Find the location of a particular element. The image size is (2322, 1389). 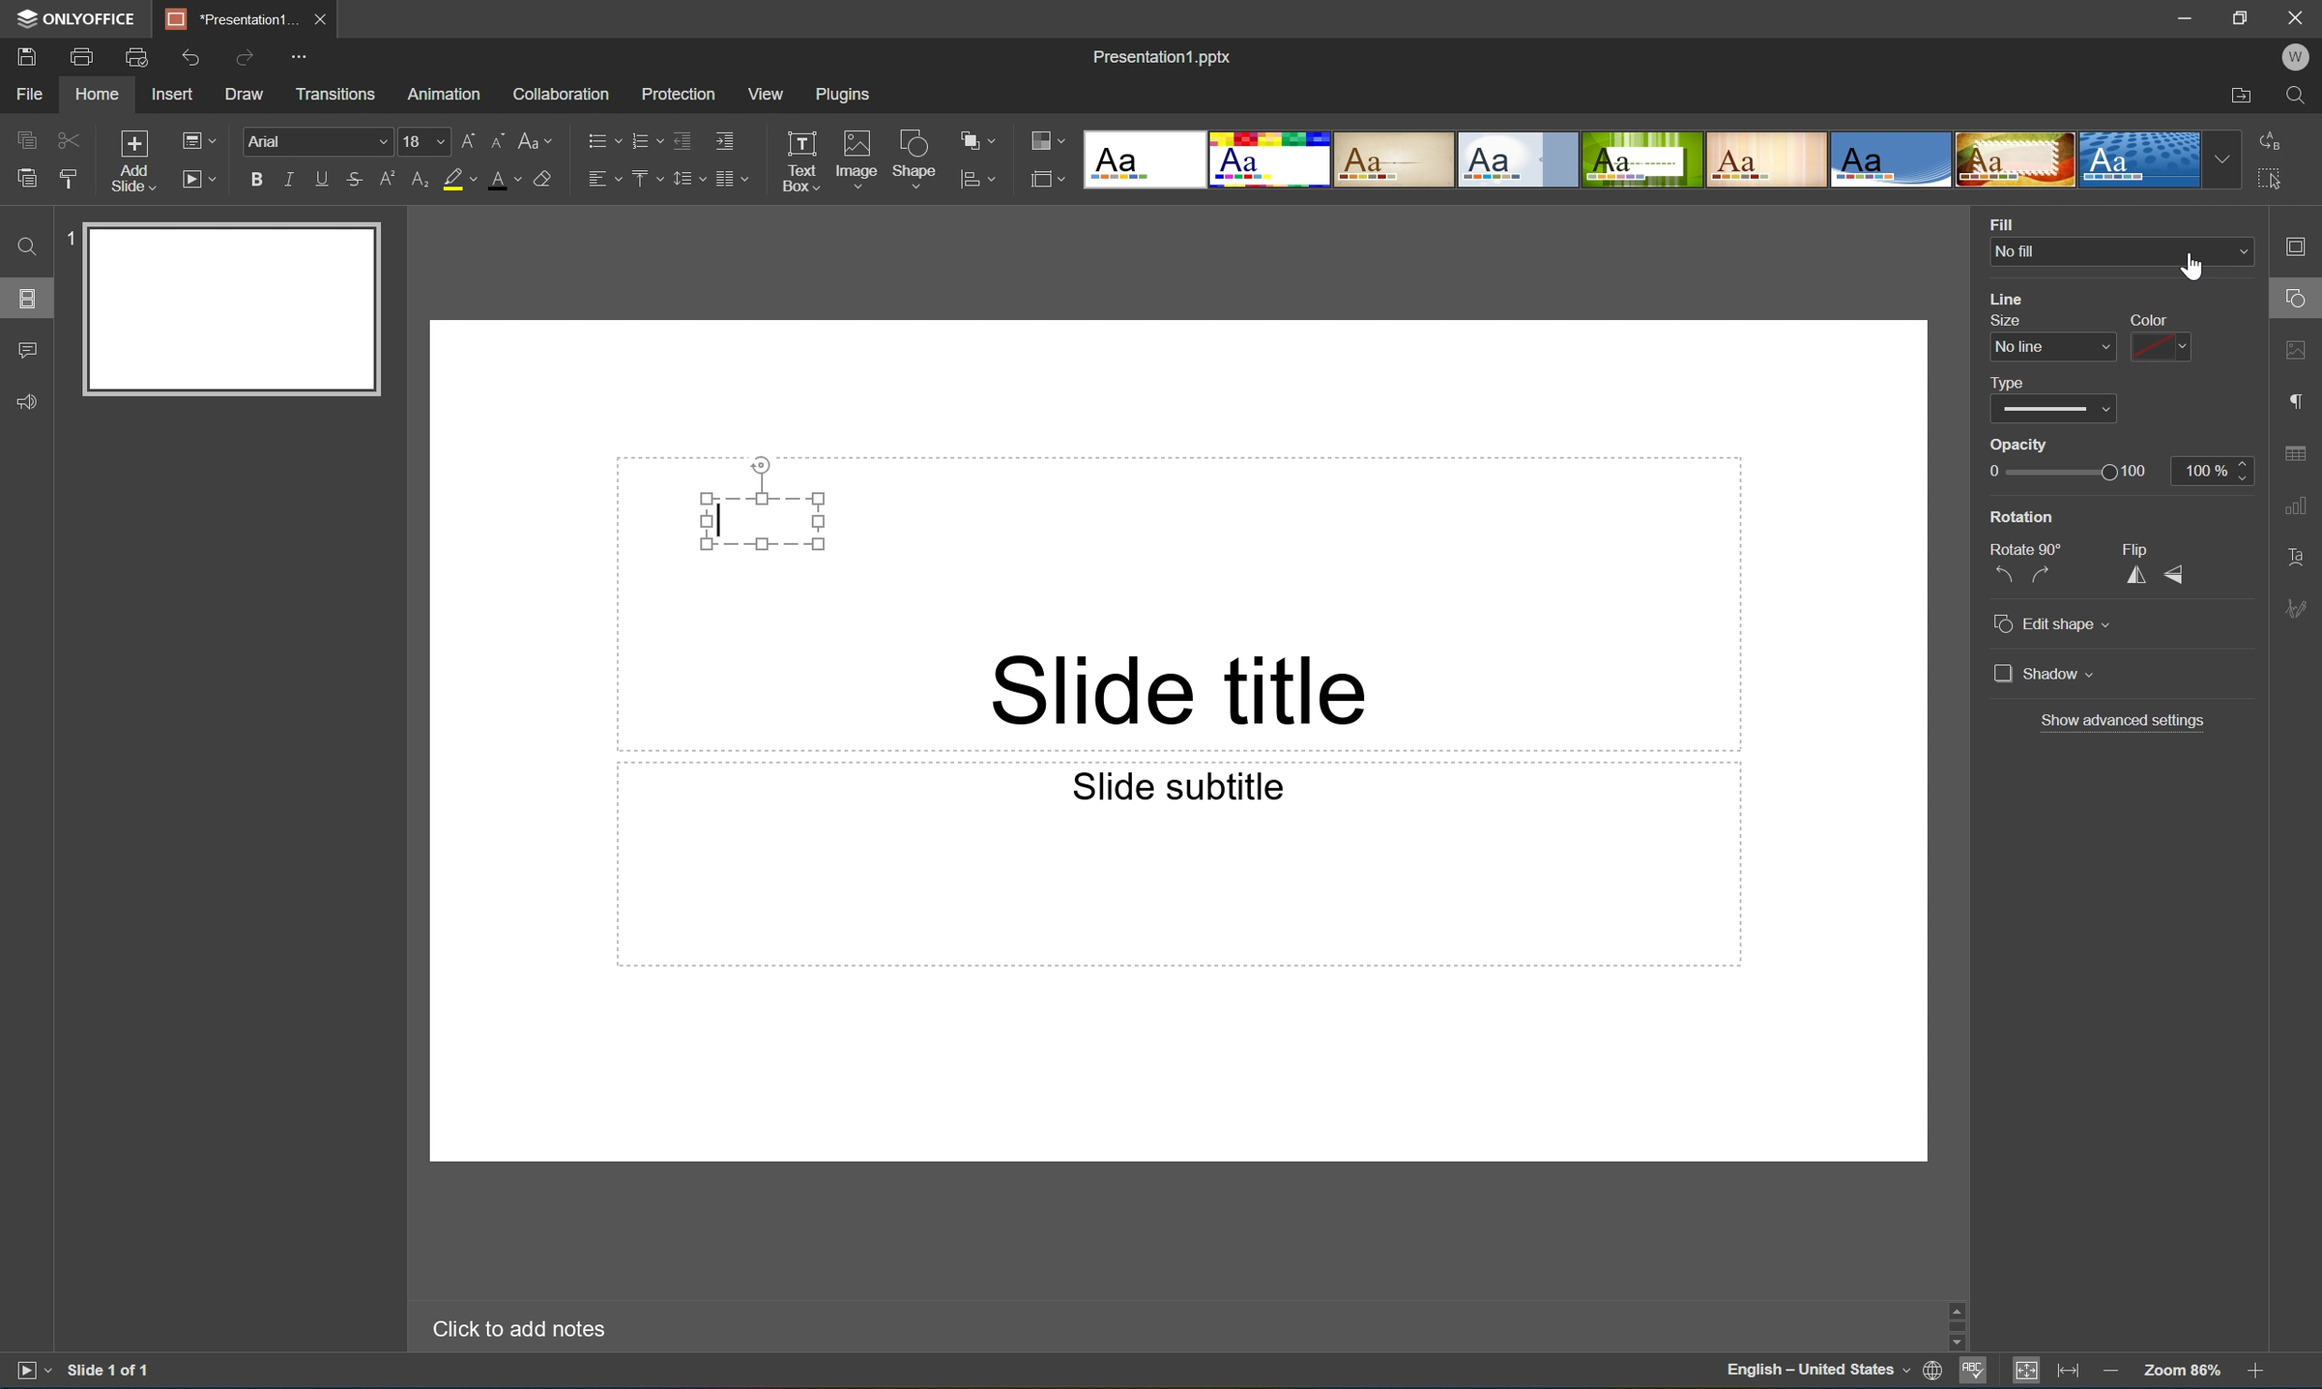

Slide title is located at coordinates (1186, 688).